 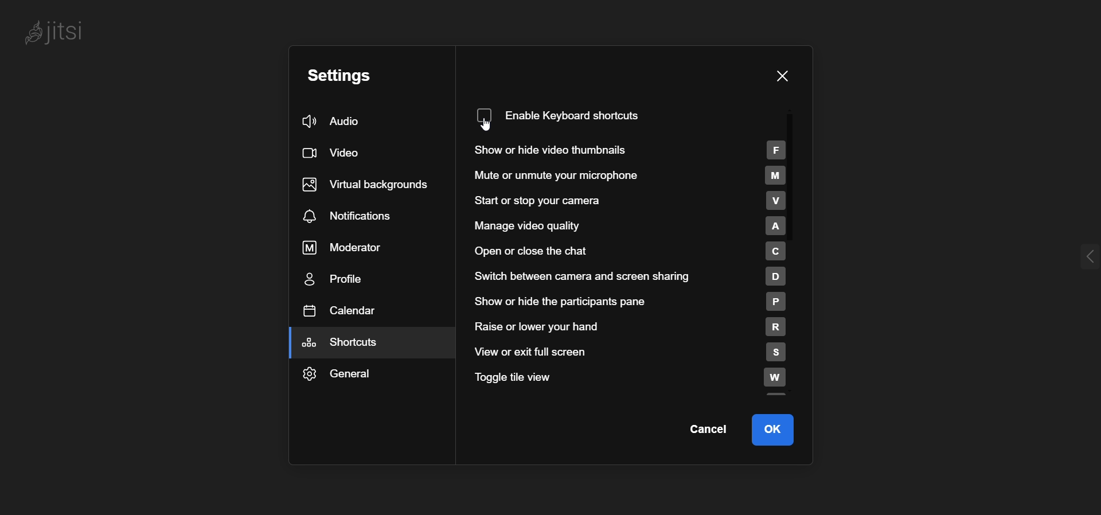 I want to click on setting, so click(x=343, y=75).